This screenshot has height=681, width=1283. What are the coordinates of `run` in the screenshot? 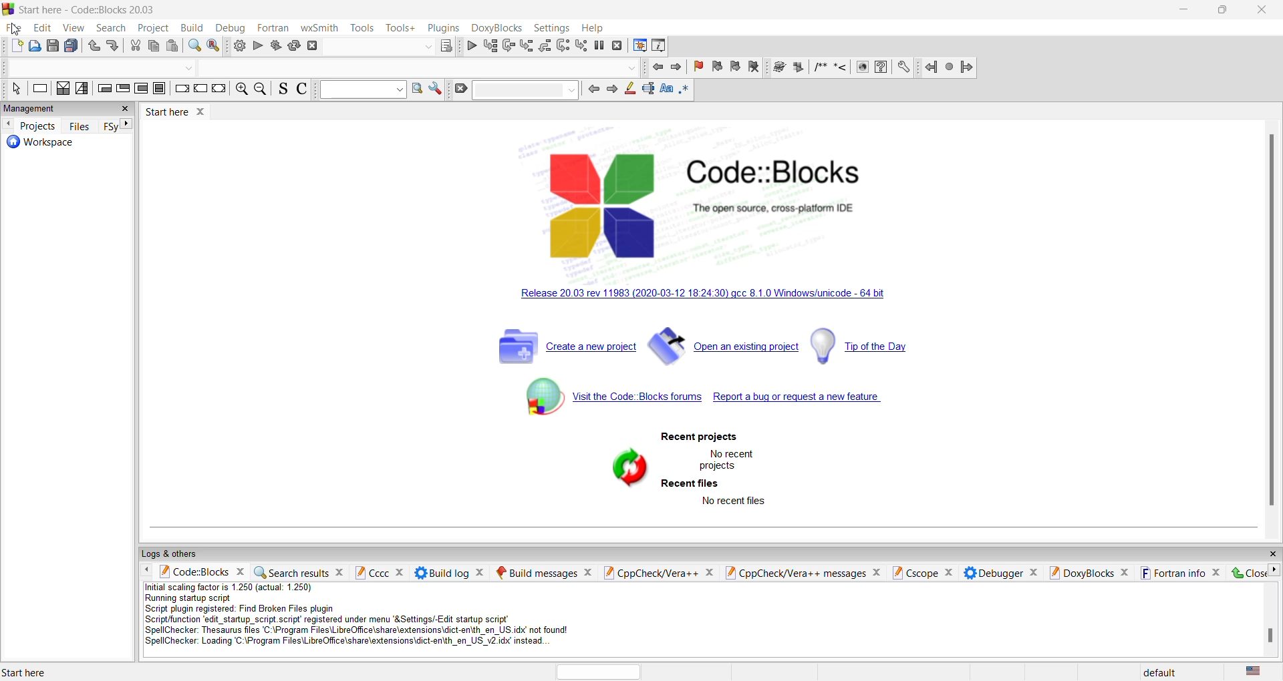 It's located at (257, 45).